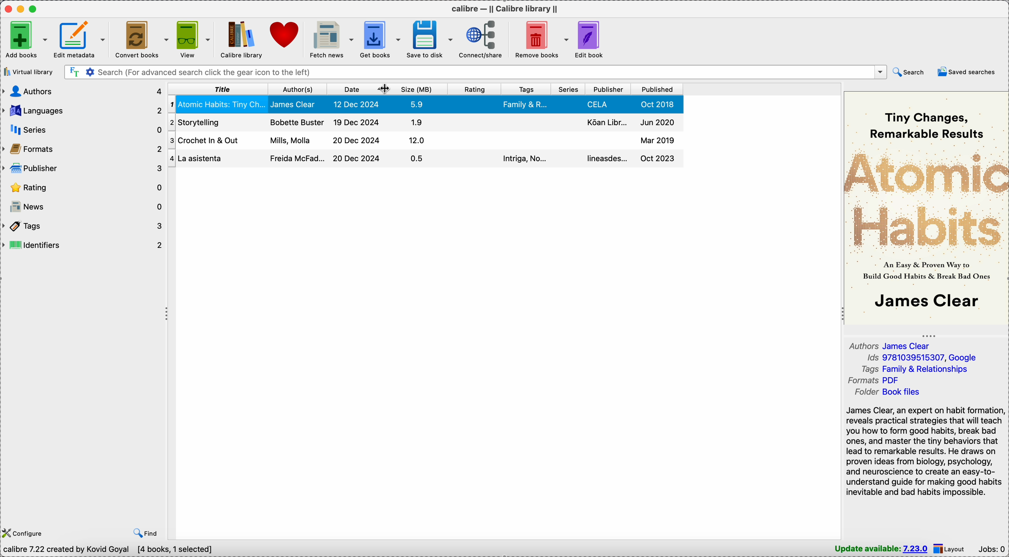 This screenshot has height=557, width=1009. I want to click on book cover preview, so click(926, 208).